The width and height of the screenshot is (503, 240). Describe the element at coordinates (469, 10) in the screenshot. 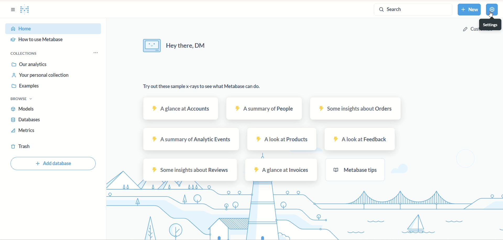

I see `new` at that location.